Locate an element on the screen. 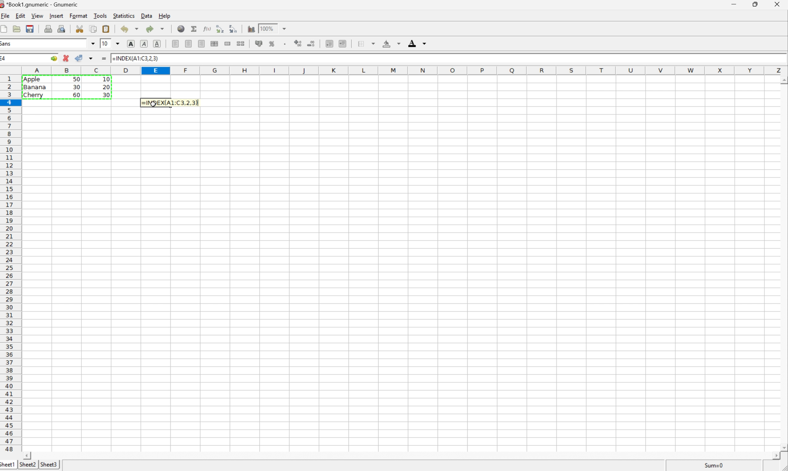  decrease indent is located at coordinates (329, 44).